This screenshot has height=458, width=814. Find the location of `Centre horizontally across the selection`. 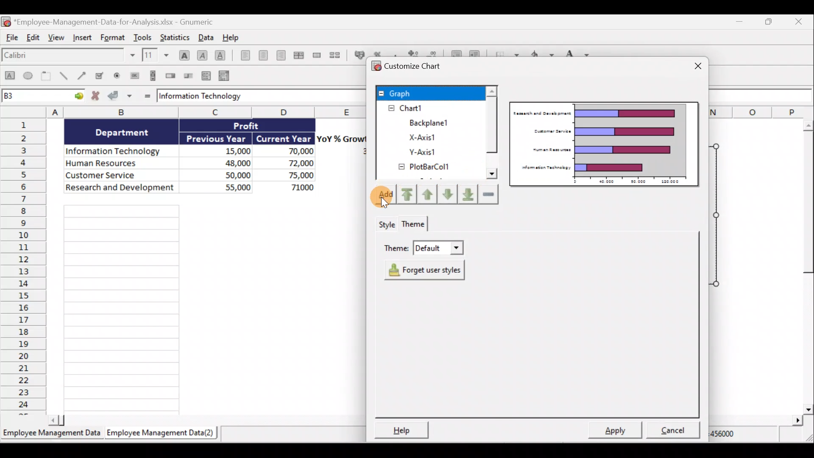

Centre horizontally across the selection is located at coordinates (300, 55).